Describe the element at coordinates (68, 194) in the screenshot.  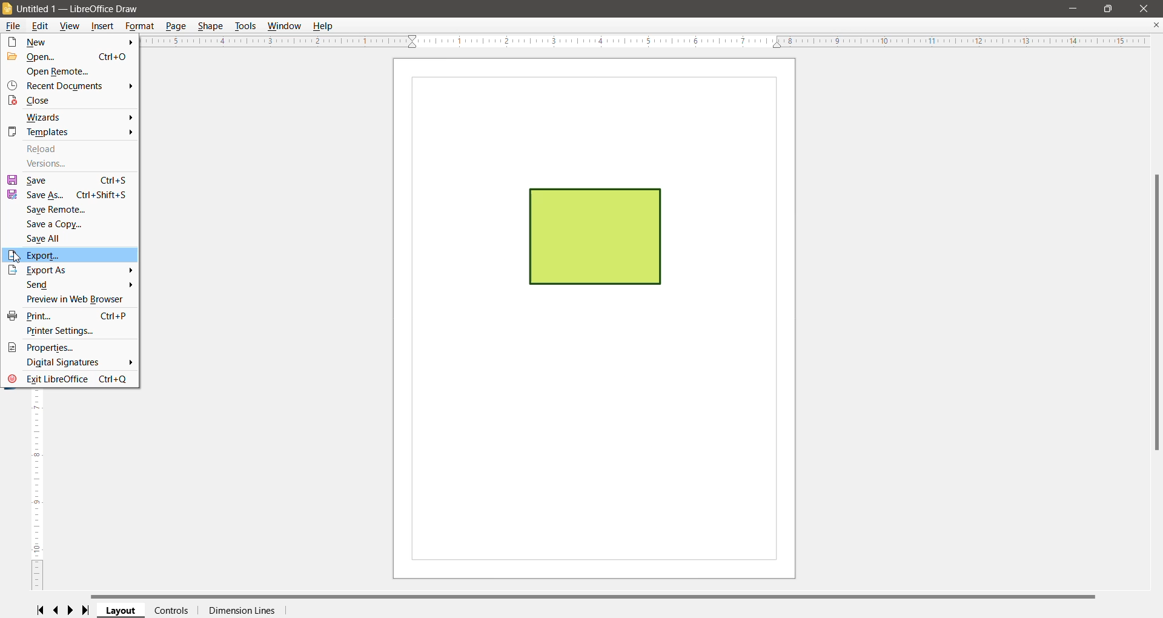
I see `Save As` at that location.